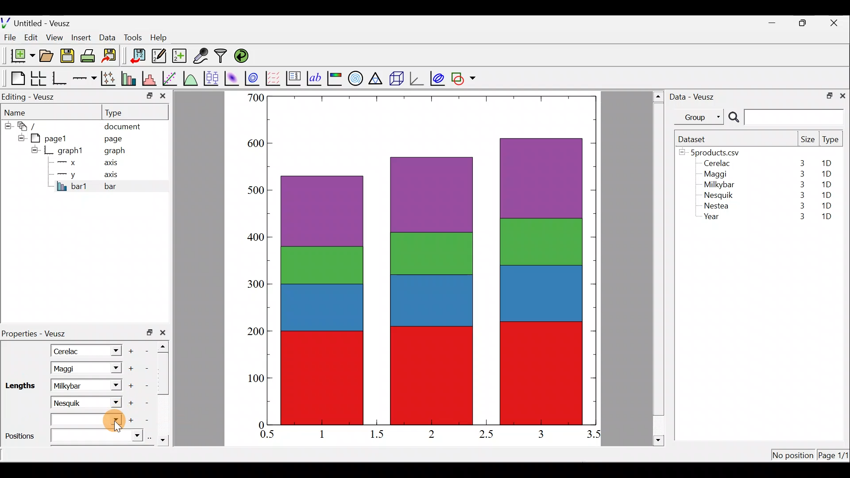  Describe the element at coordinates (804, 23) in the screenshot. I see `restore down` at that location.